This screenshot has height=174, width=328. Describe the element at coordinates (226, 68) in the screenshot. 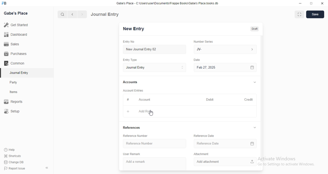

I see `Feb 27, 2025` at that location.